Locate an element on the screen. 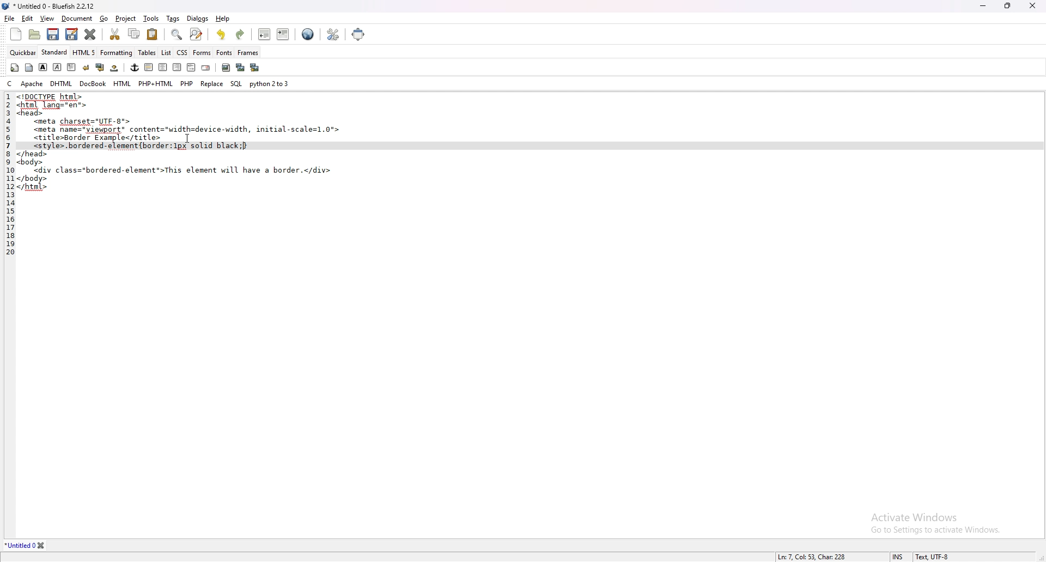 This screenshot has width=1046, height=562. right justify is located at coordinates (177, 66).